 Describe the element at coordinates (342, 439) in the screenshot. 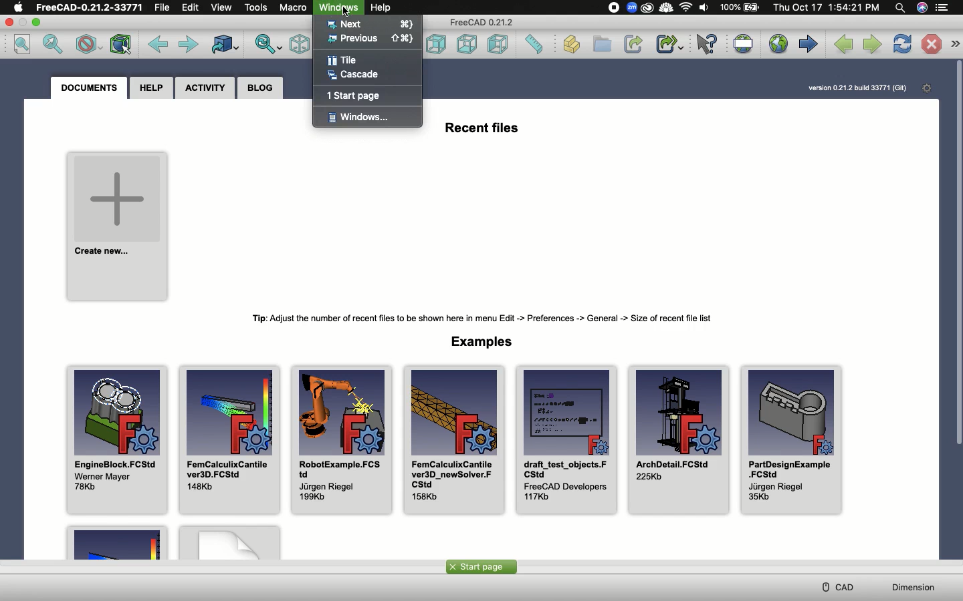

I see `RobotExample.FCStd` at that location.